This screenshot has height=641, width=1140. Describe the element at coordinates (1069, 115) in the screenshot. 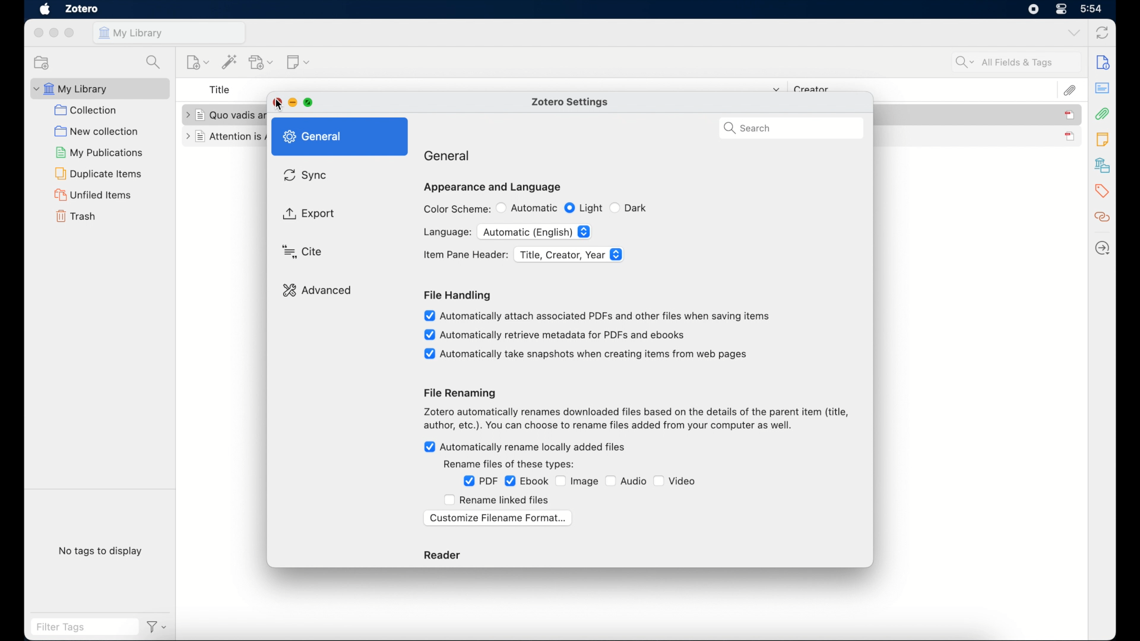

I see `item selected` at that location.